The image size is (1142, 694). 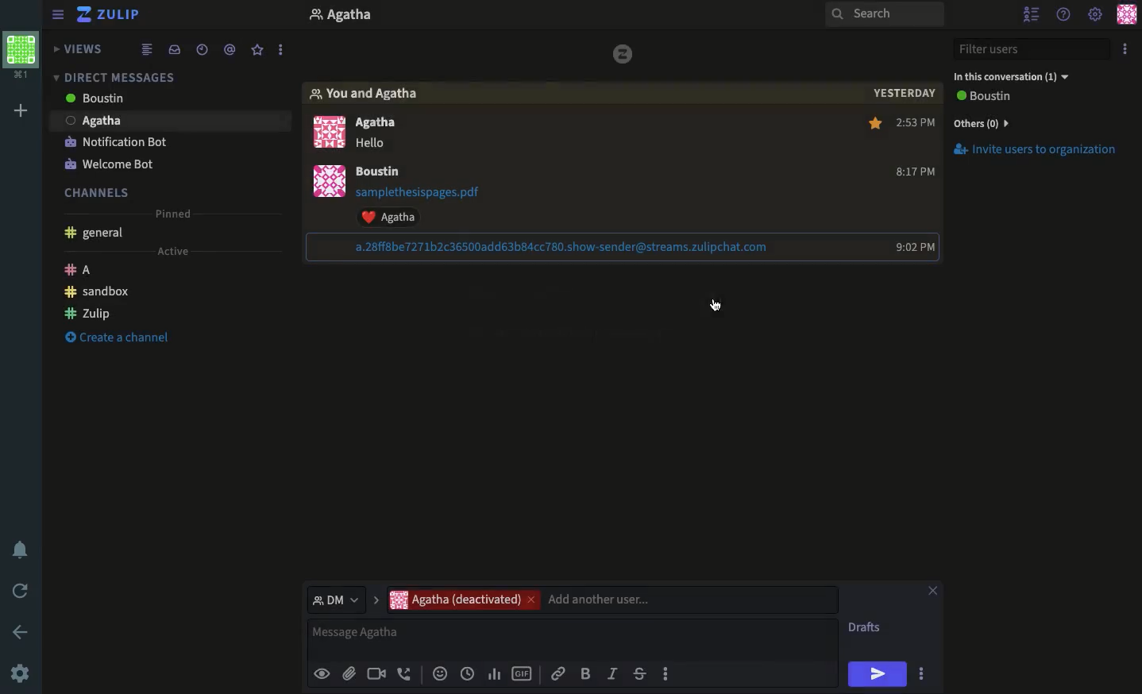 What do you see at coordinates (81, 272) in the screenshot?
I see `A` at bounding box center [81, 272].